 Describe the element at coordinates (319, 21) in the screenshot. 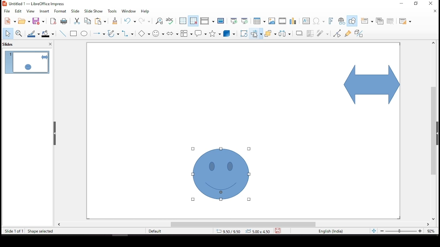

I see `insert special characters` at that location.